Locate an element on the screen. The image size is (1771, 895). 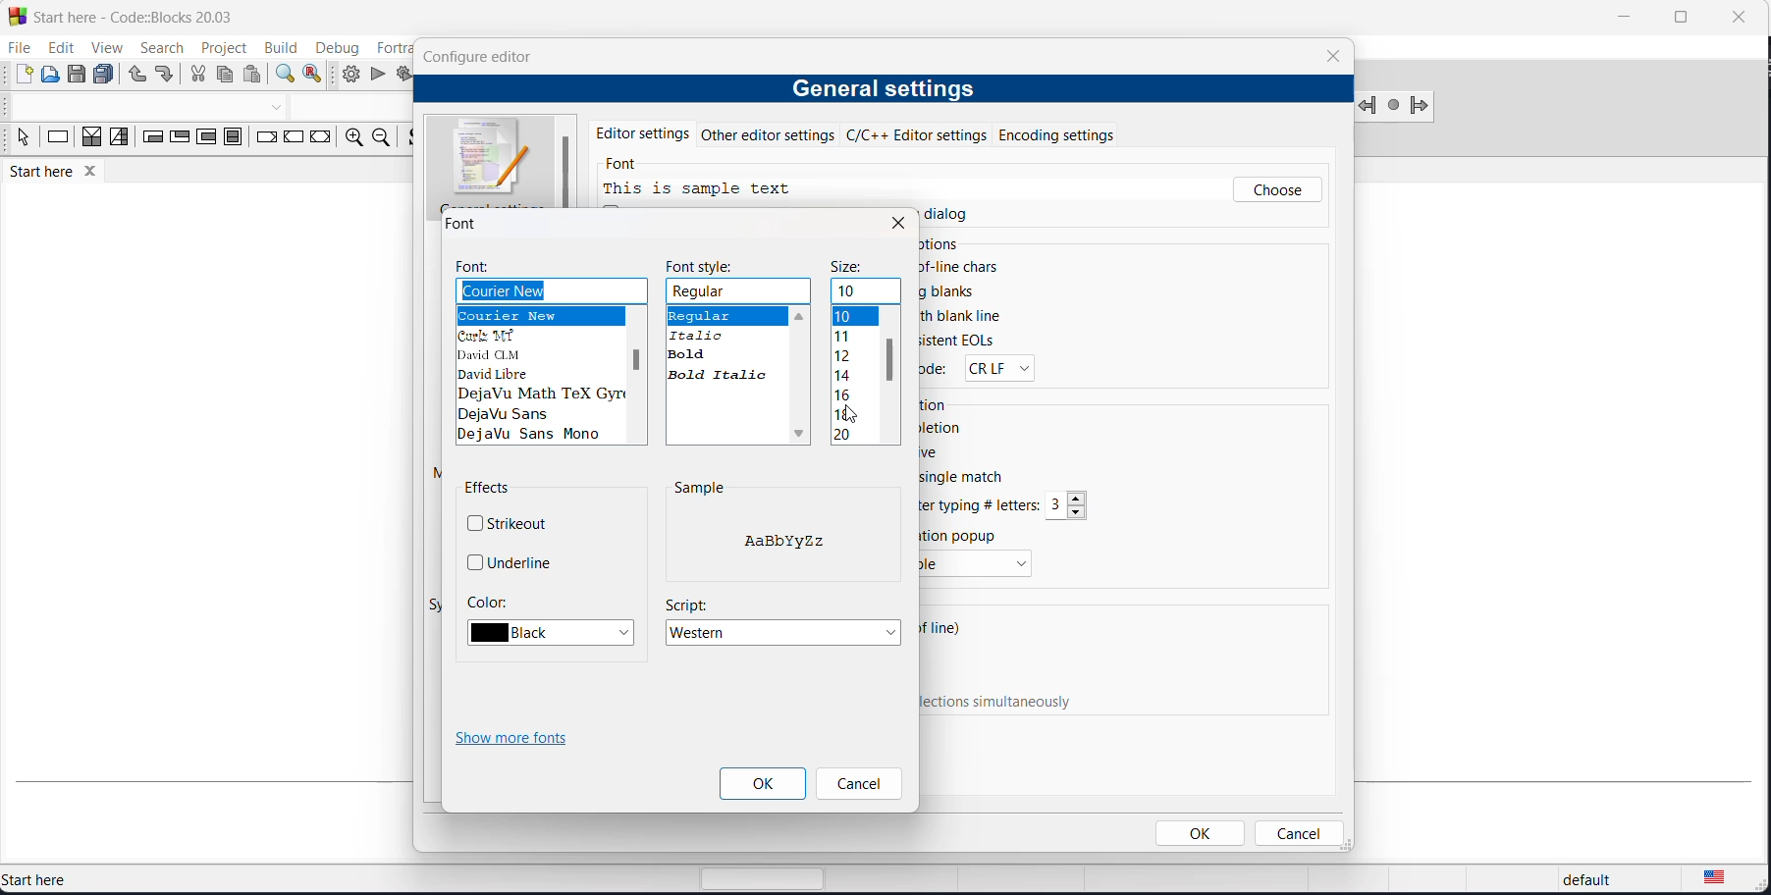
move downwards is located at coordinates (802, 436).